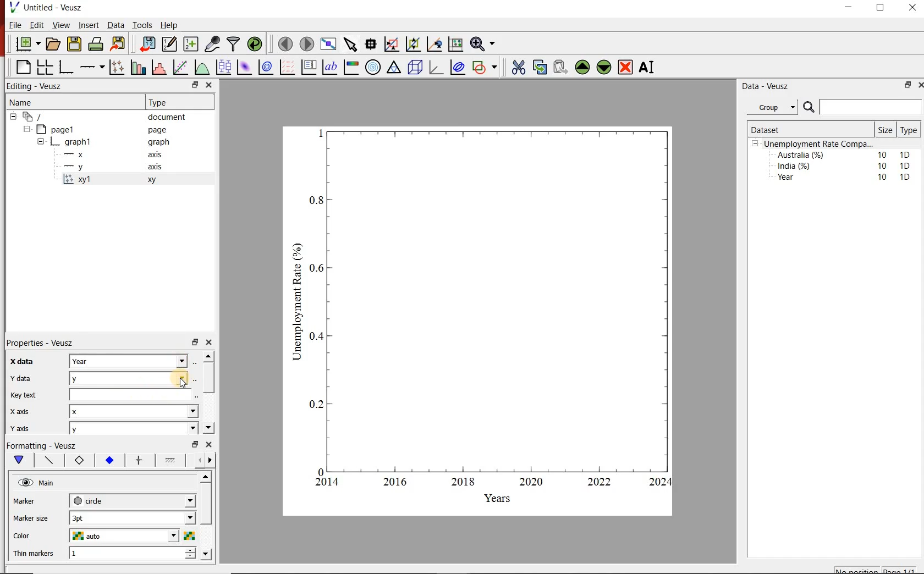  I want to click on bar graphs, so click(137, 67).